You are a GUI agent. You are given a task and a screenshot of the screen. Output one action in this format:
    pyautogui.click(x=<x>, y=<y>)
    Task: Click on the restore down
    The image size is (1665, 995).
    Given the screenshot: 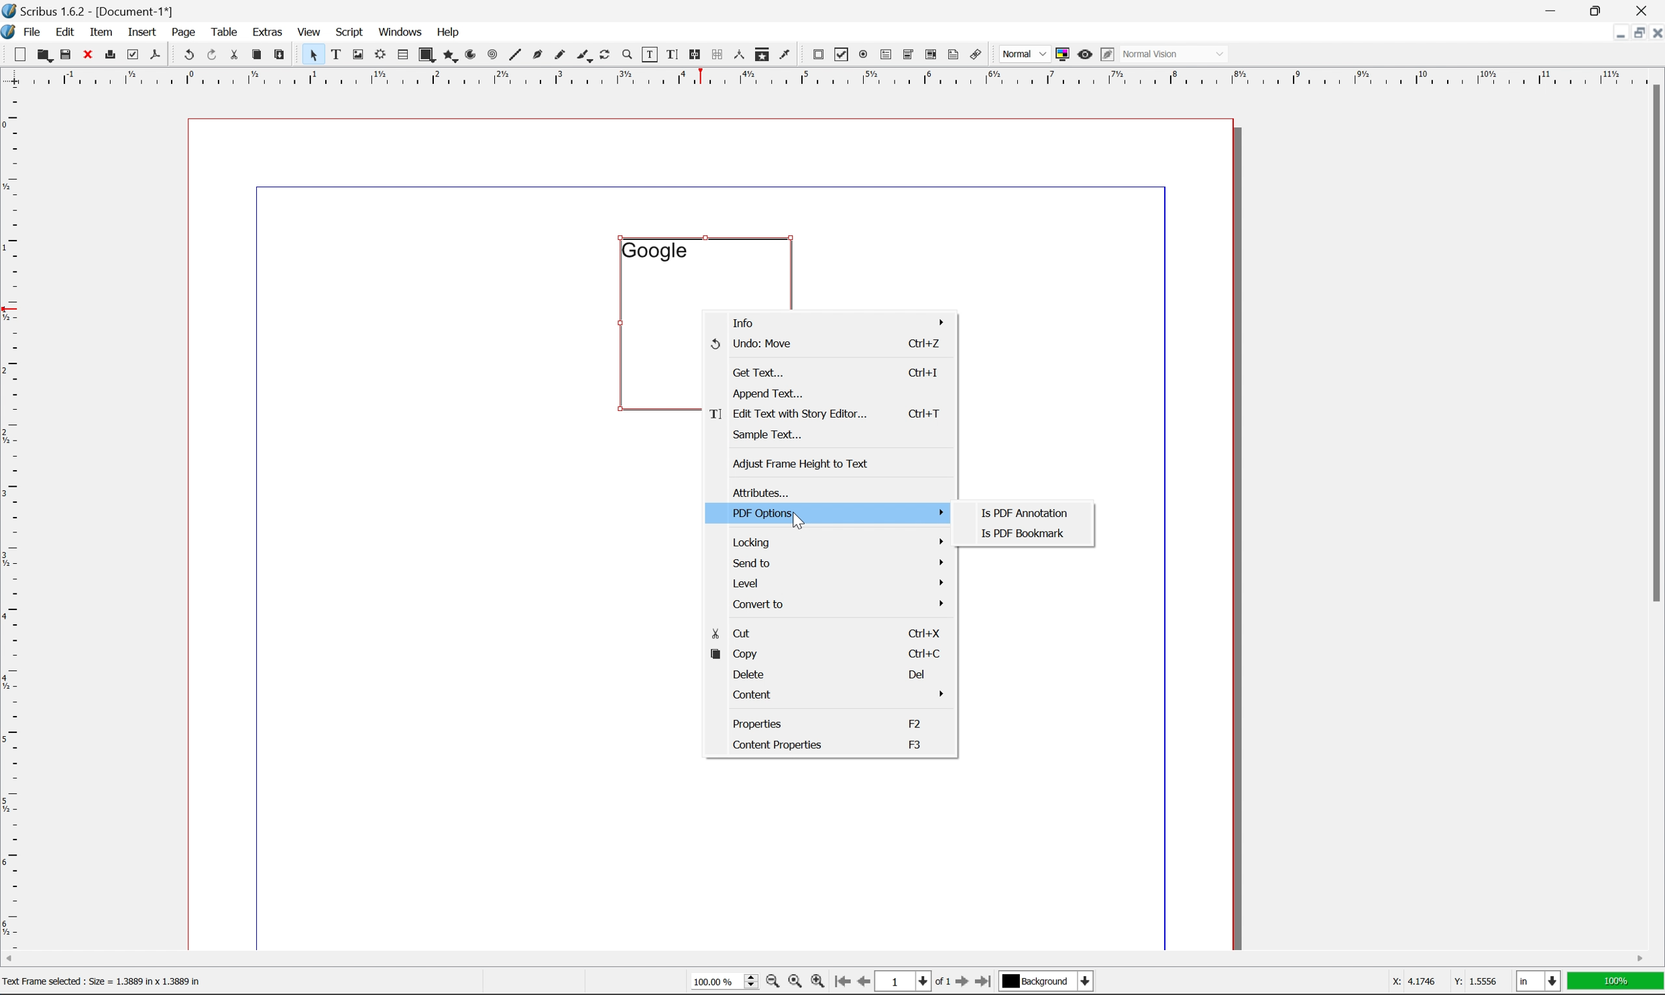 What is the action you would take?
    pyautogui.click(x=1599, y=10)
    